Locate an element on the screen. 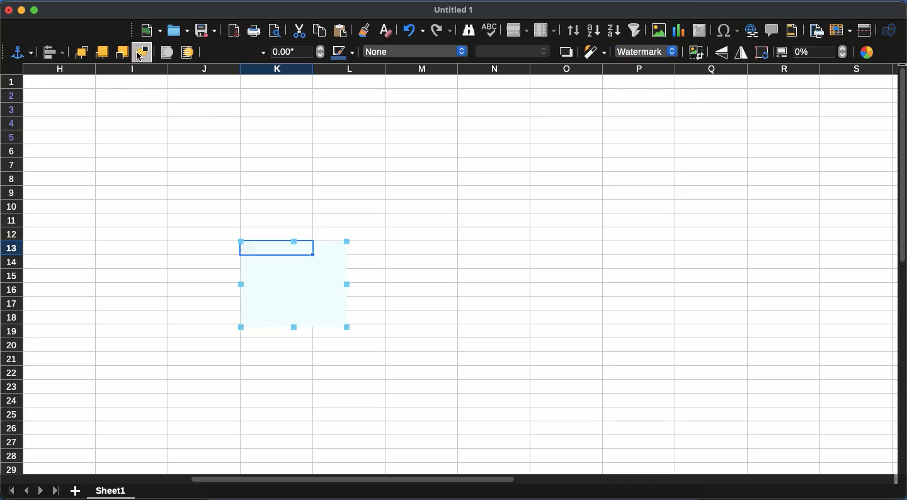 This screenshot has height=500, width=907. foreground is located at coordinates (166, 53).